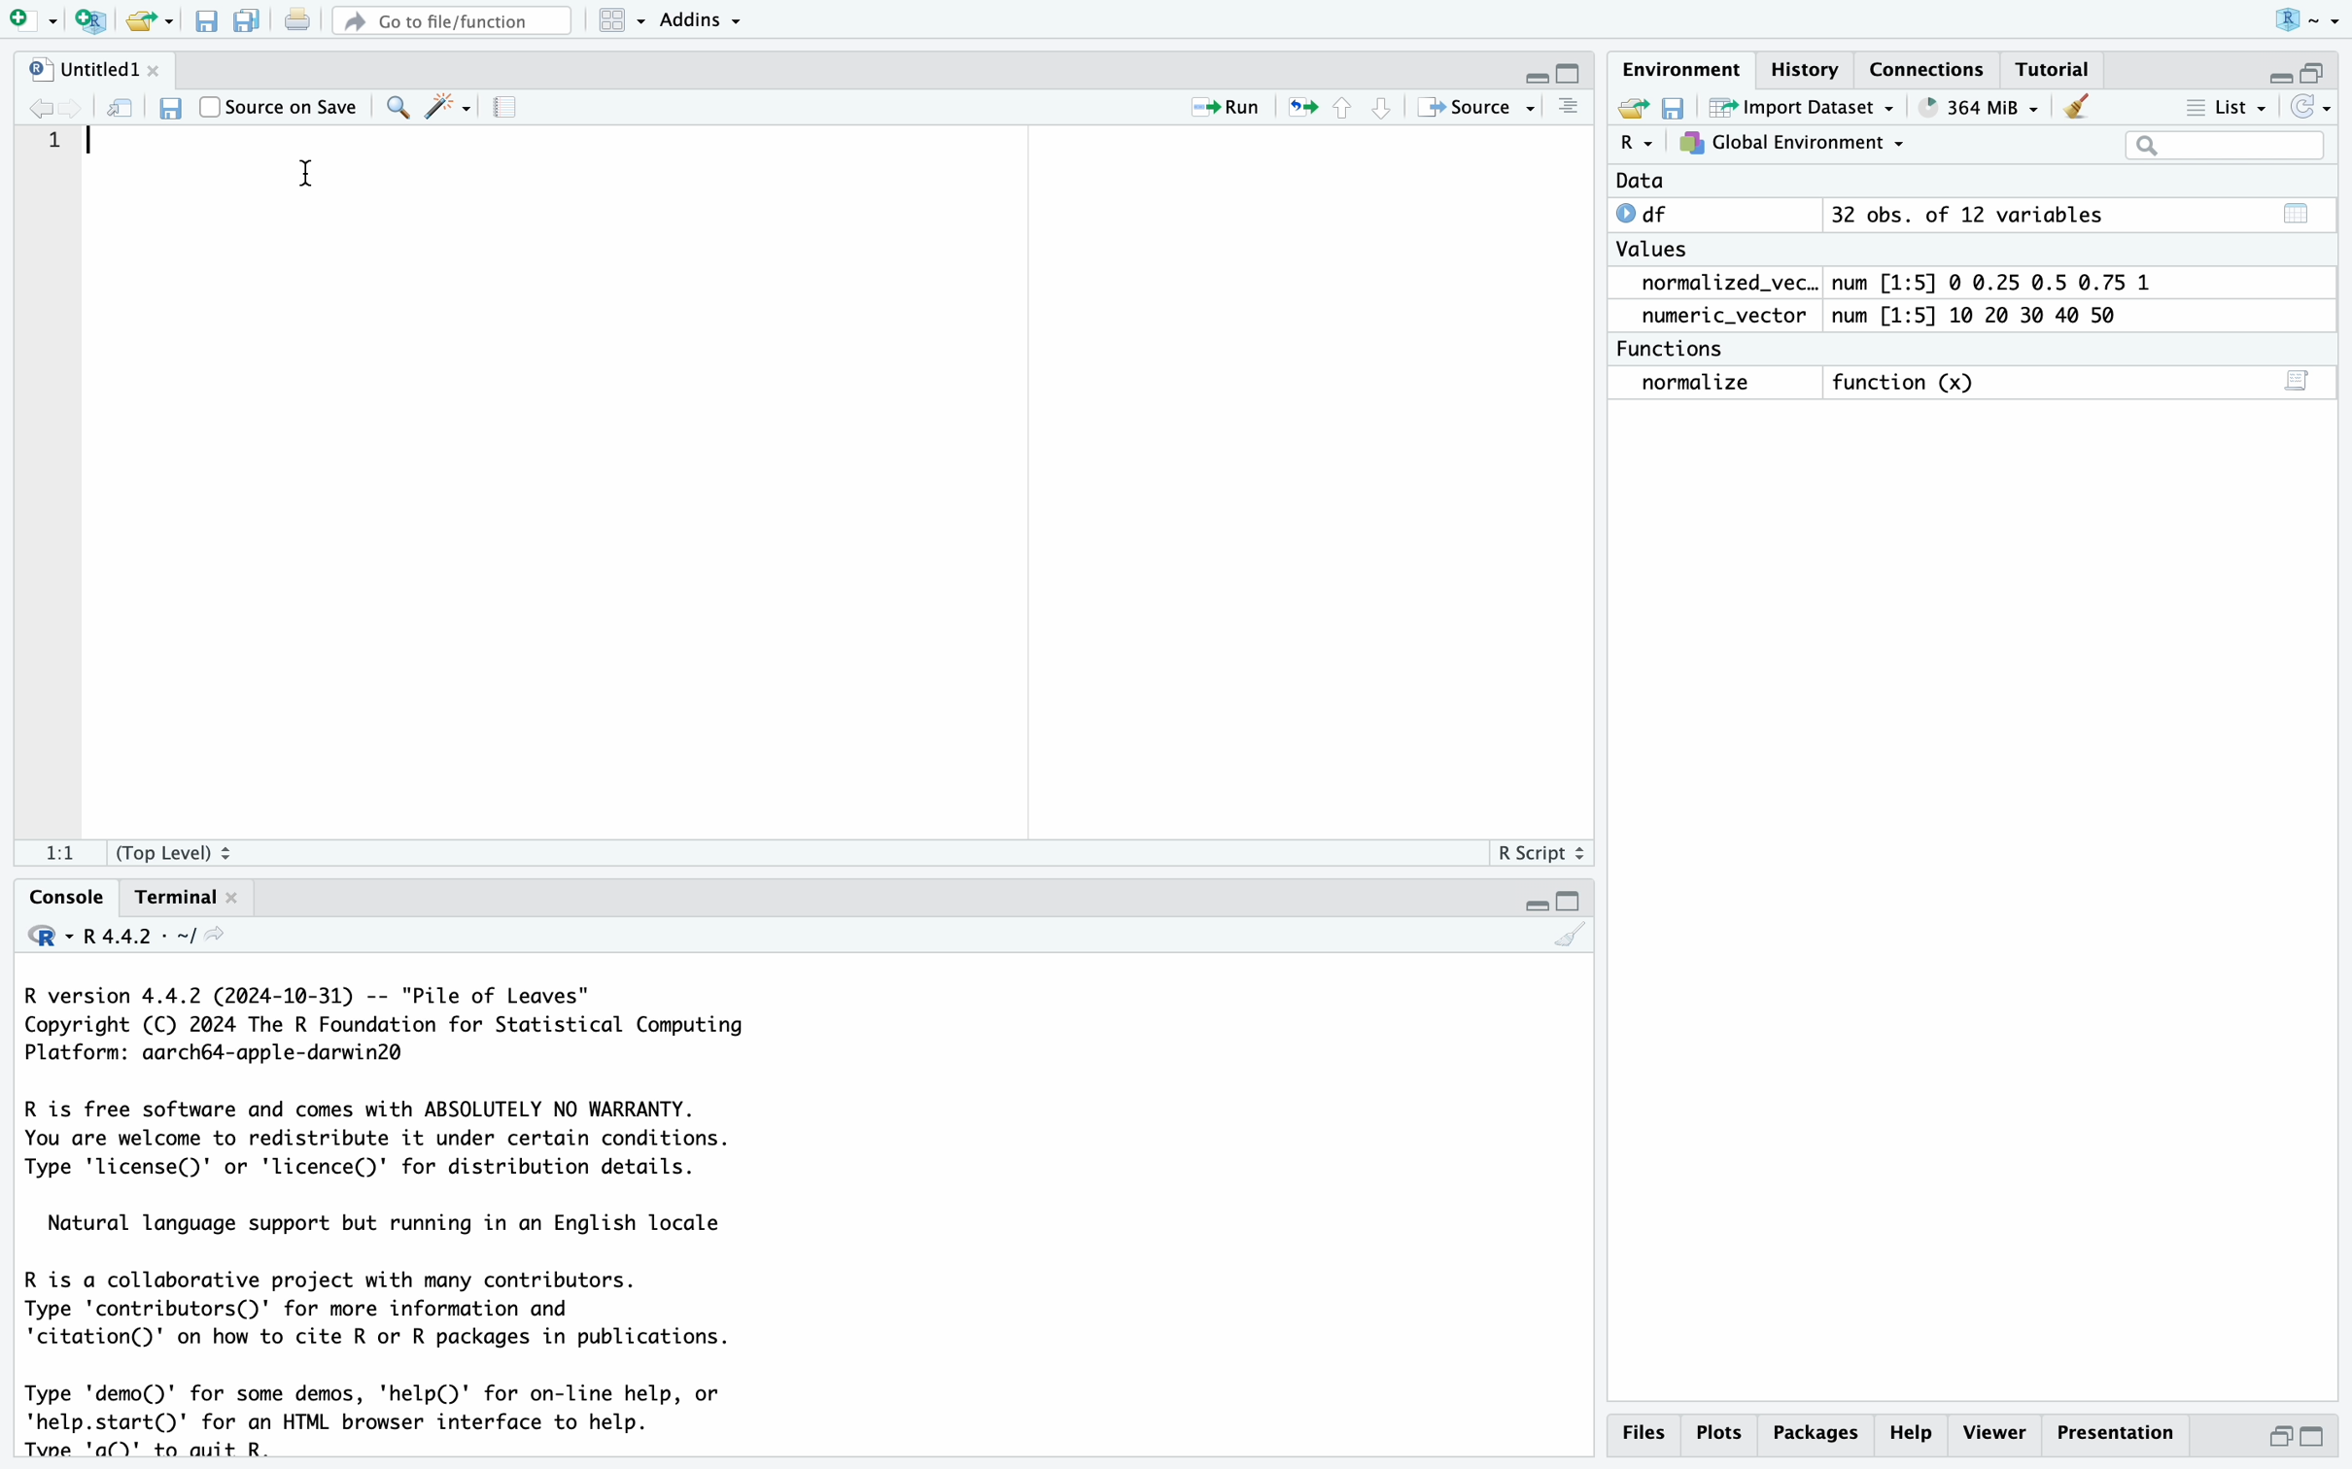 This screenshot has width=2352, height=1469. I want to click on Files, so click(1642, 1432).